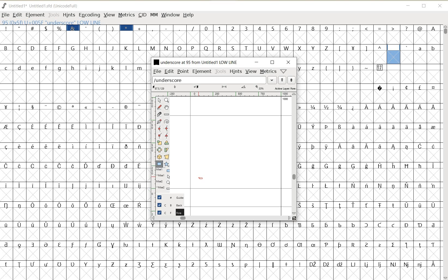 This screenshot has height=280, width=448. What do you see at coordinates (5, 15) in the screenshot?
I see `FILE` at bounding box center [5, 15].